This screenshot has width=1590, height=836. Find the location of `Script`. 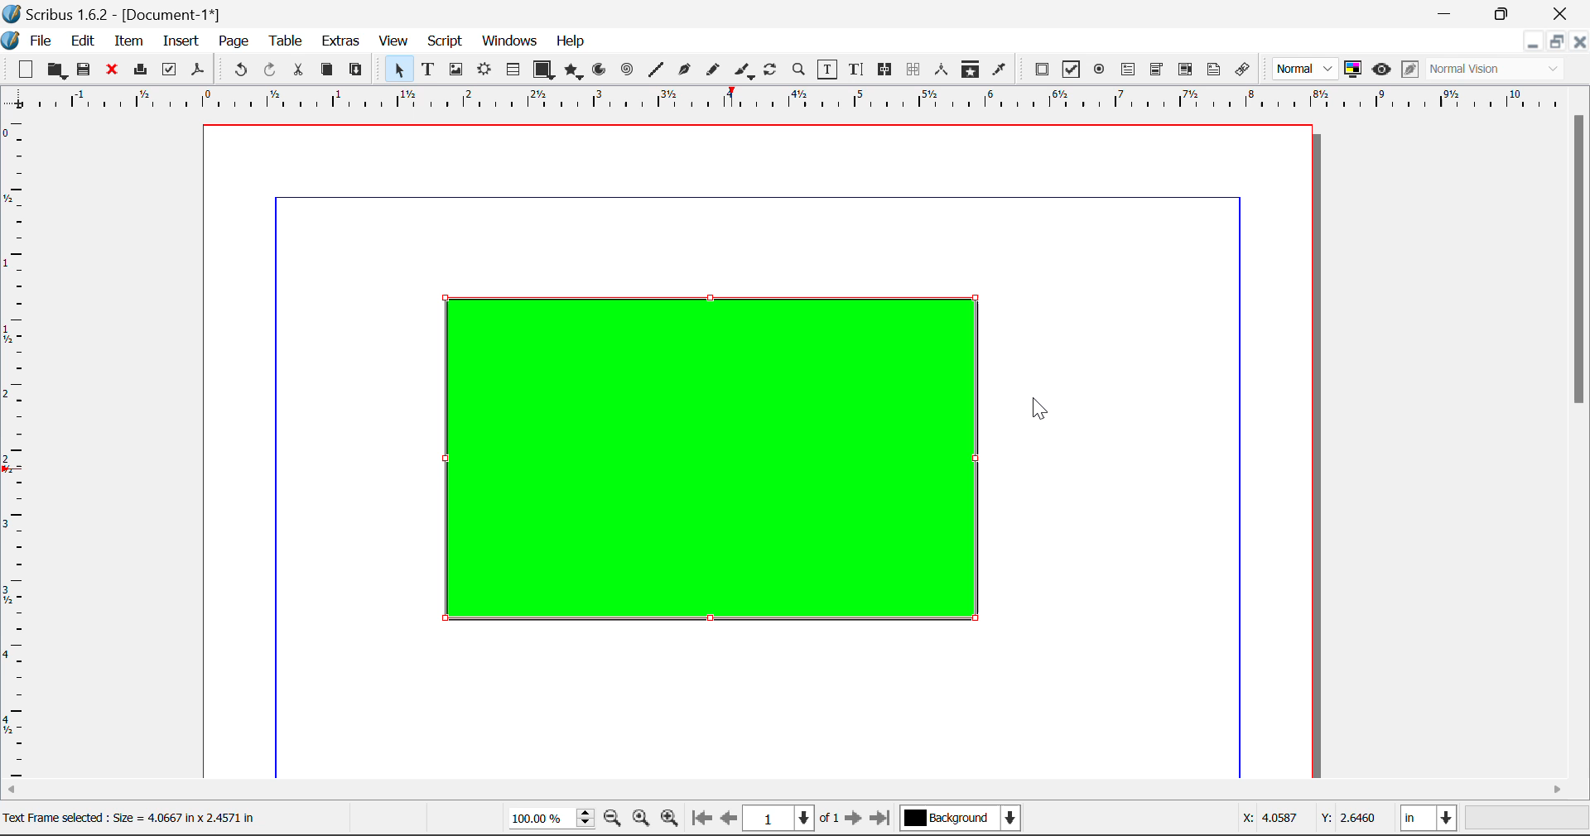

Script is located at coordinates (446, 43).